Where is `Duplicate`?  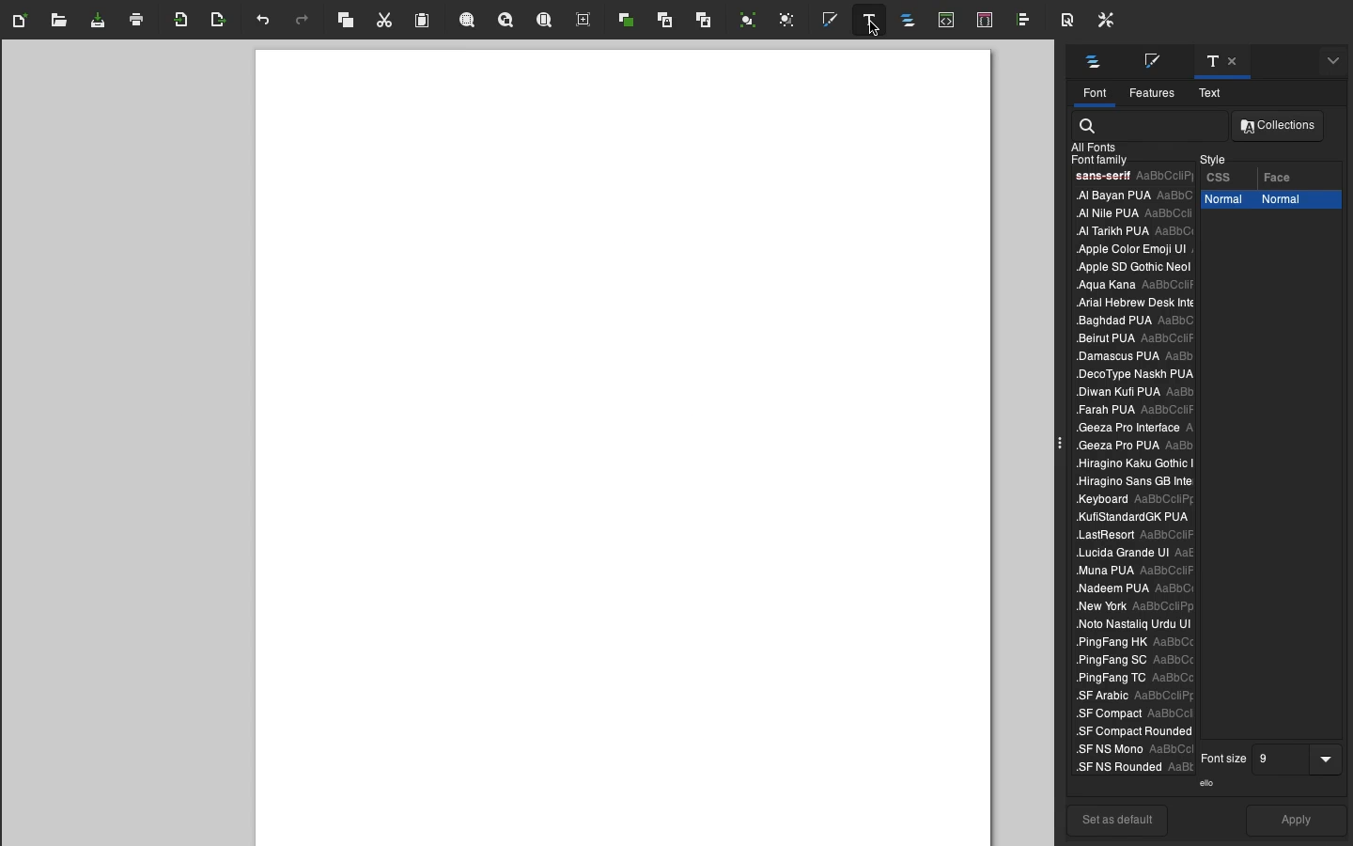
Duplicate is located at coordinates (627, 21).